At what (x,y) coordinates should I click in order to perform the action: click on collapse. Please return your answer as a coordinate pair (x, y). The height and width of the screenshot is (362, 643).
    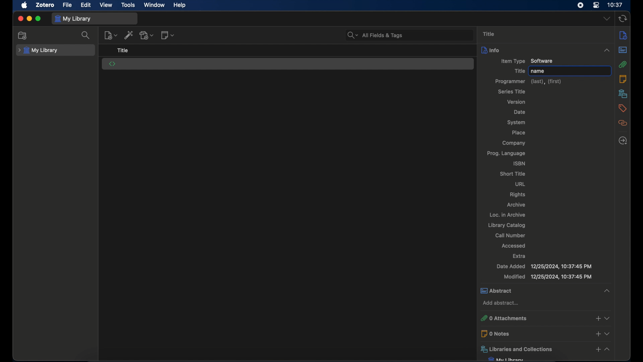
    Looking at the image, I should click on (605, 290).